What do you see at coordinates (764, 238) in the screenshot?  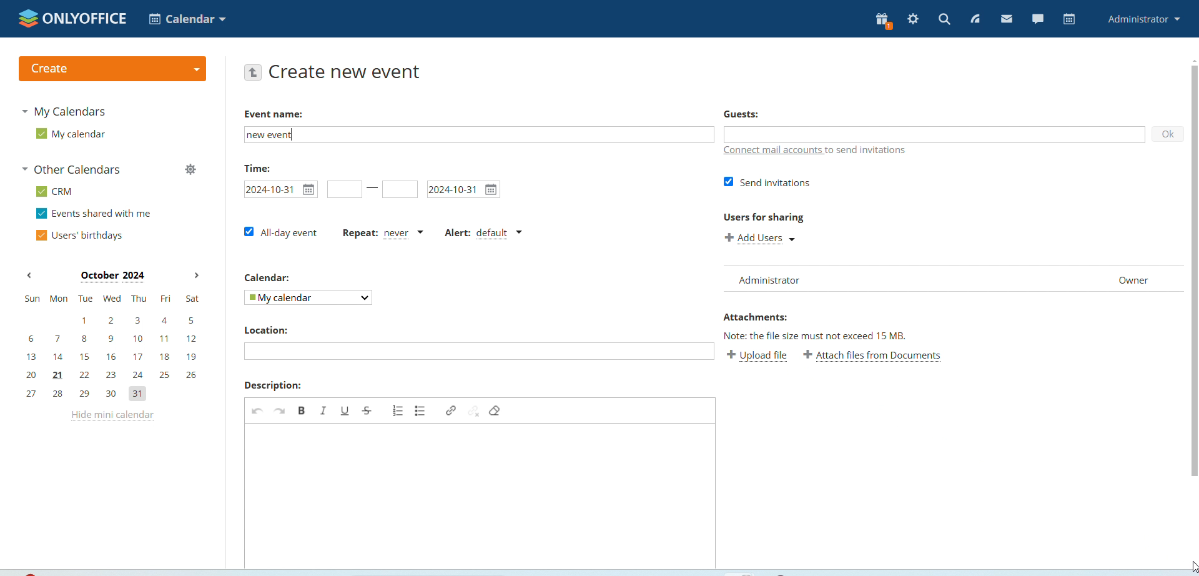 I see `add users` at bounding box center [764, 238].